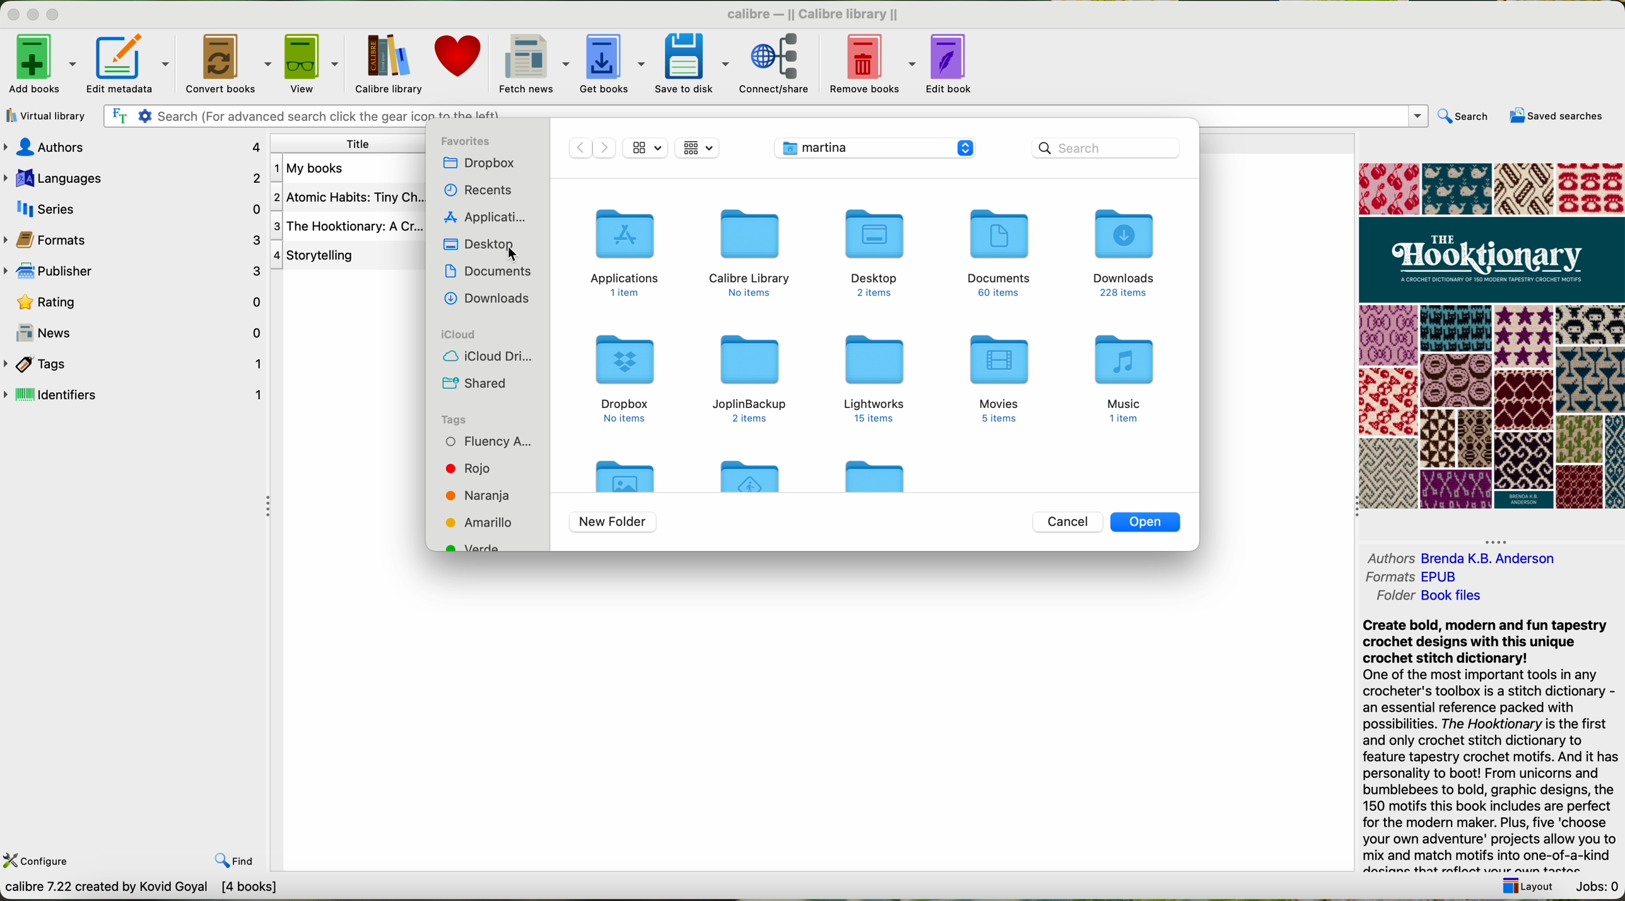 Image resolution: width=1625 pixels, height=901 pixels. Describe the element at coordinates (1000, 381) in the screenshot. I see `movies folder` at that location.